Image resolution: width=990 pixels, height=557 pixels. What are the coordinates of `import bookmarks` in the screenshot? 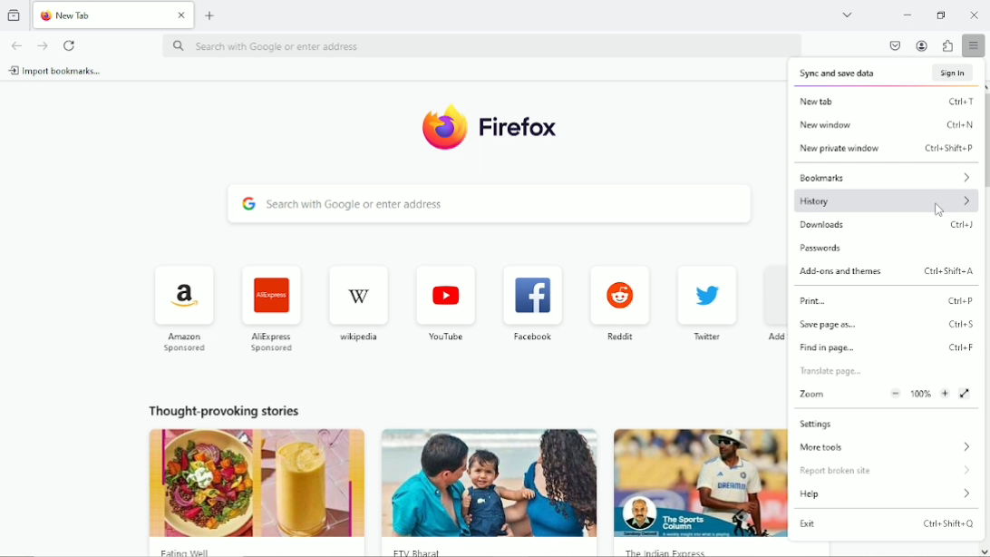 It's located at (61, 72).